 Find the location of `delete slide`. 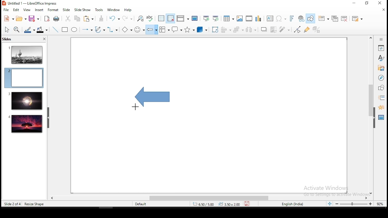

delete slide is located at coordinates (345, 19).